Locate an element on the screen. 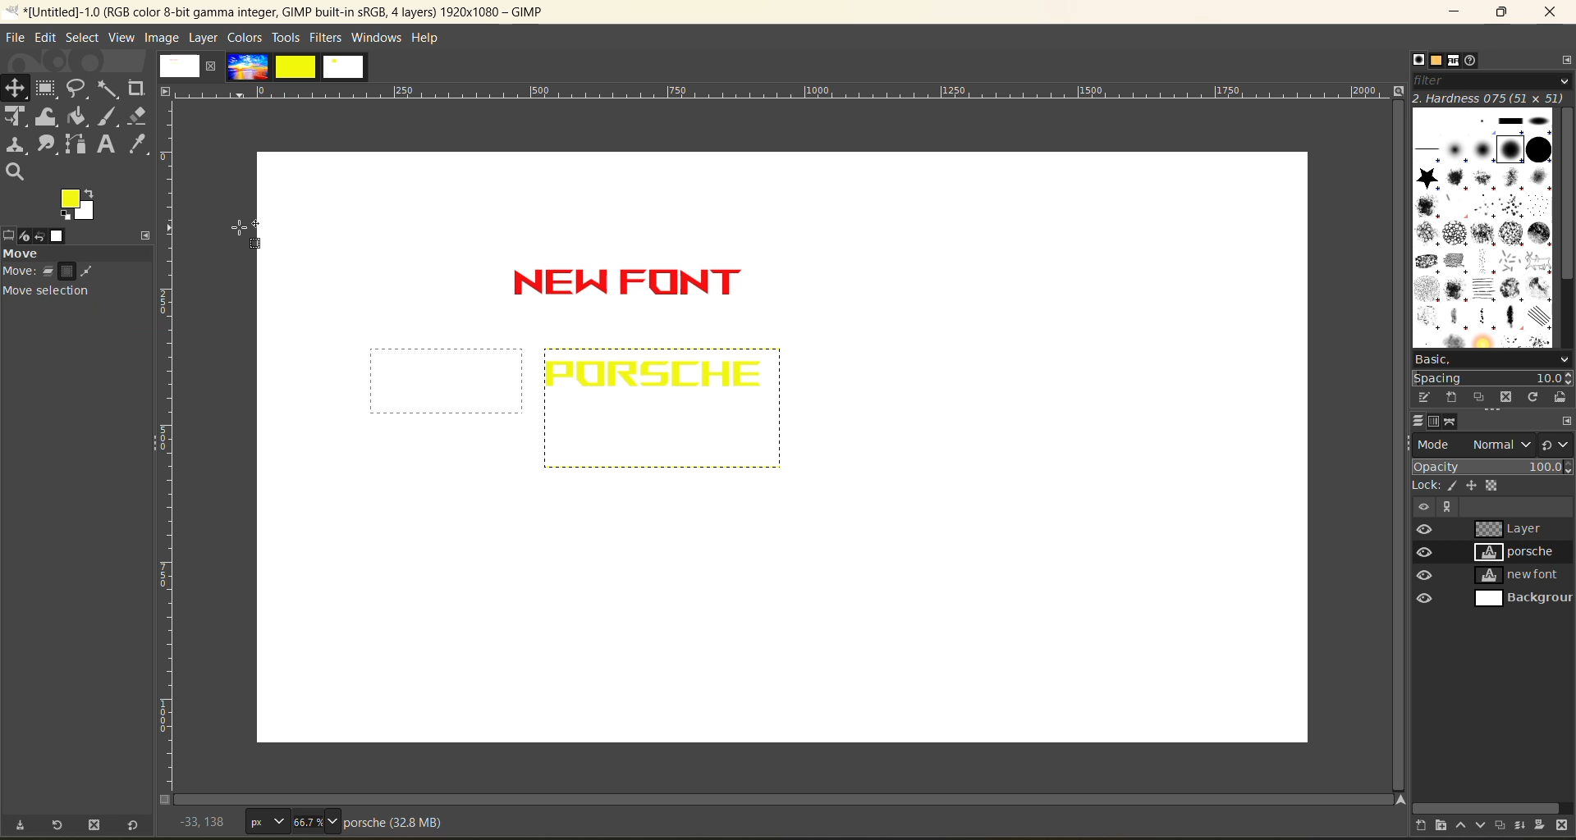 Image resolution: width=1576 pixels, height=840 pixels. device status redo is located at coordinates (33, 236).